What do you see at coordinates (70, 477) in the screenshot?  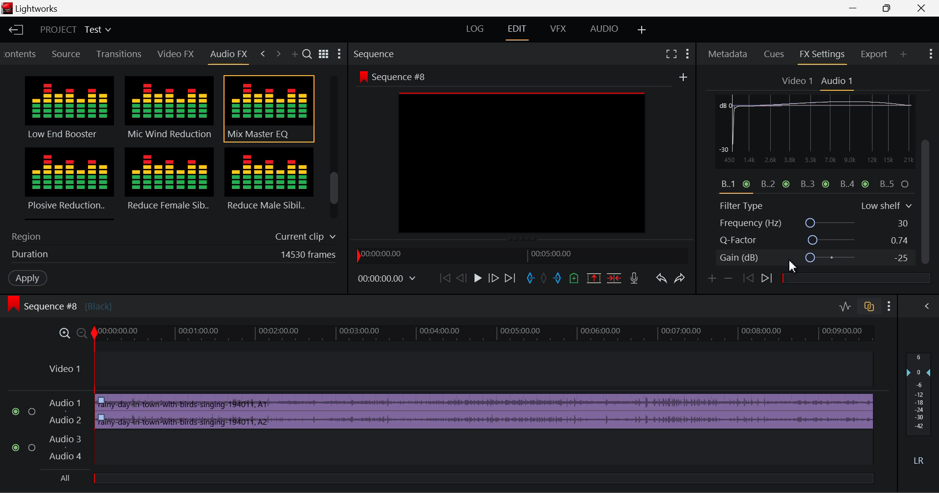 I see `All` at bounding box center [70, 477].